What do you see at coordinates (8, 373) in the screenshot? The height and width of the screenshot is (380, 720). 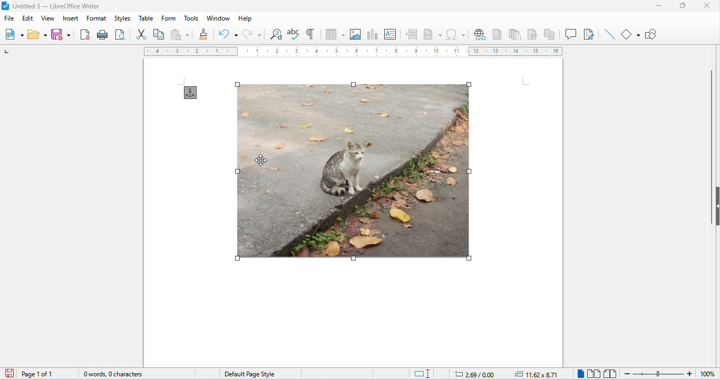 I see `save` at bounding box center [8, 373].